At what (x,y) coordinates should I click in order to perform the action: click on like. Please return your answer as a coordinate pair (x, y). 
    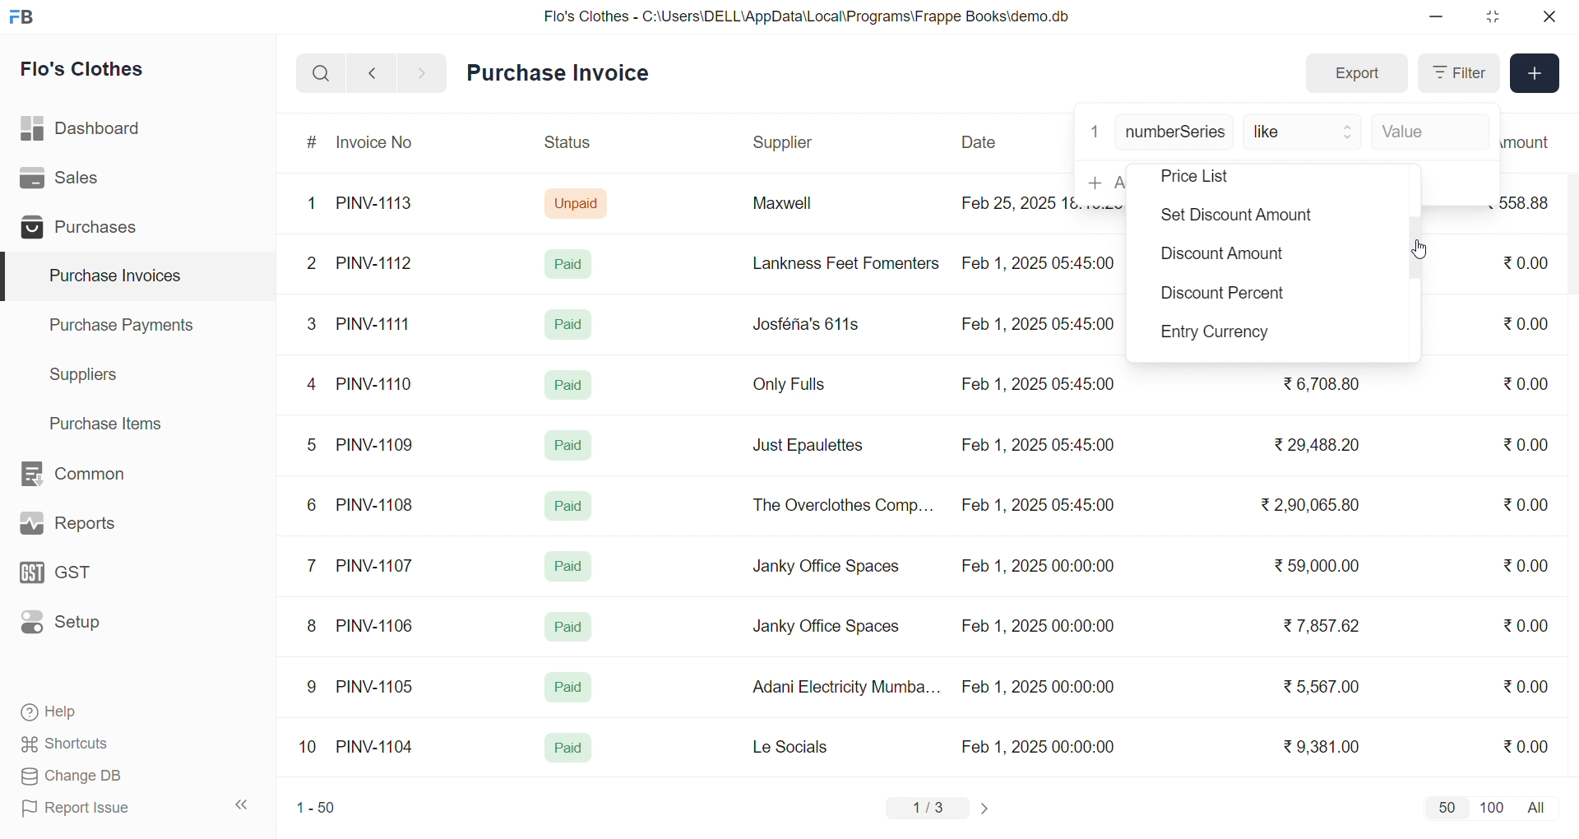
    Looking at the image, I should click on (1304, 133).